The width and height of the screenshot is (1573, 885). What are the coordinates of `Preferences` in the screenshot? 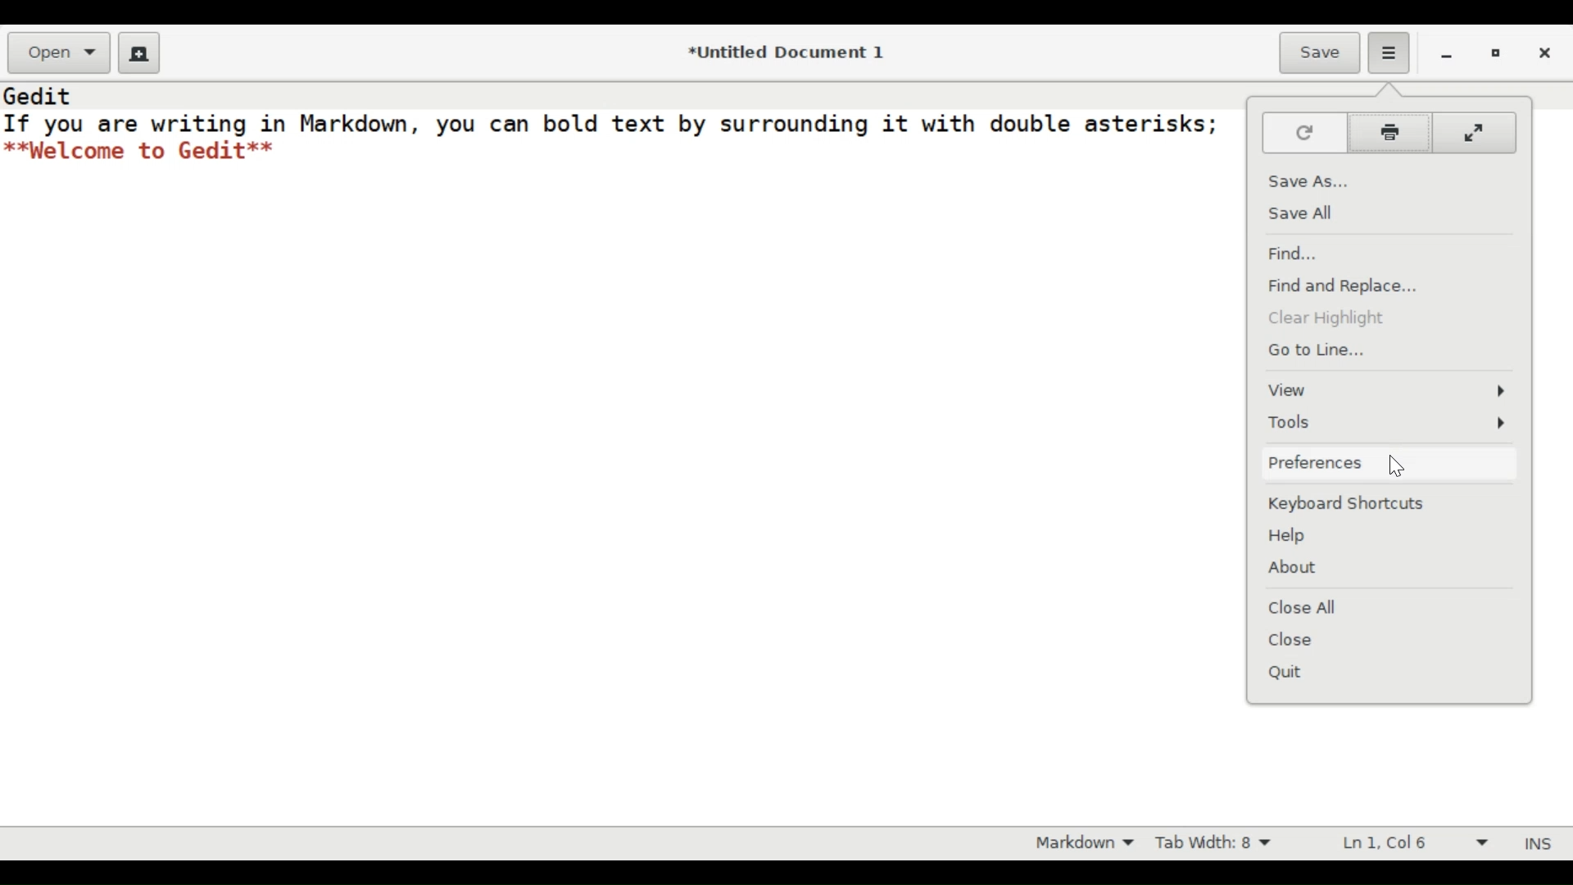 It's located at (1315, 463).